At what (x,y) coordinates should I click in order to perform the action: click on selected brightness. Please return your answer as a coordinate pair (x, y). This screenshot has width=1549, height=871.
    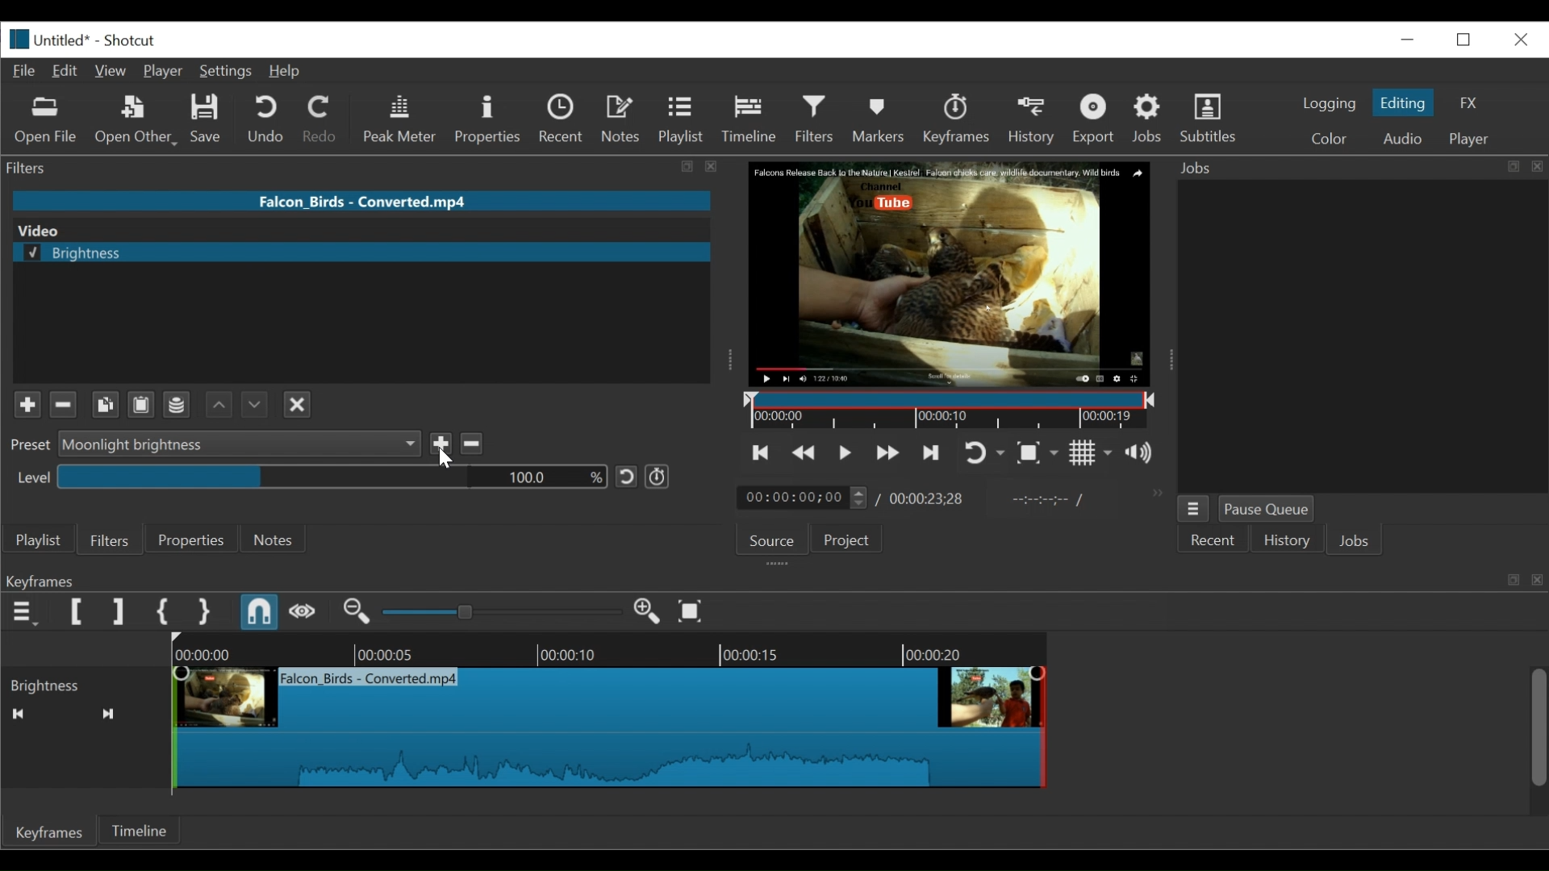
    Looking at the image, I should click on (114, 253).